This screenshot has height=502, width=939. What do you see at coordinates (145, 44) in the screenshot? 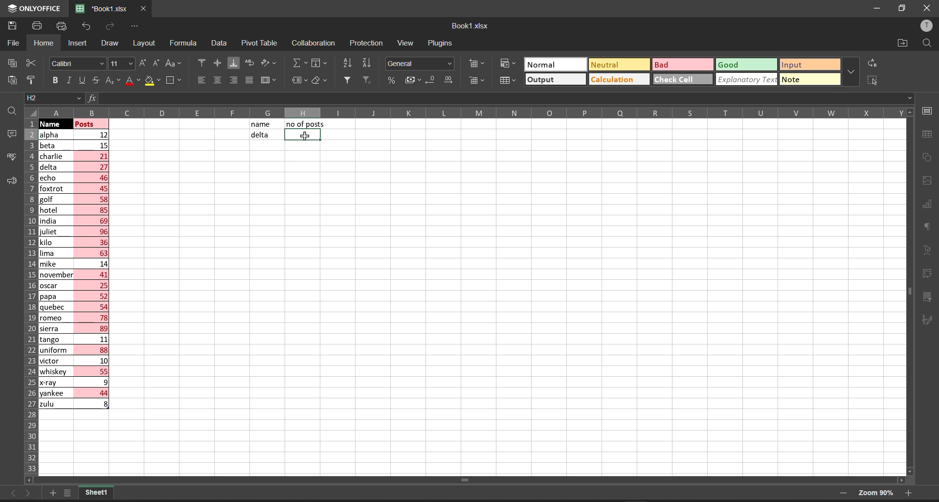
I see `layout` at bounding box center [145, 44].